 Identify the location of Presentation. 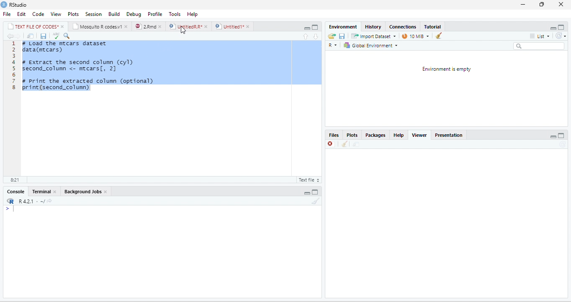
(451, 135).